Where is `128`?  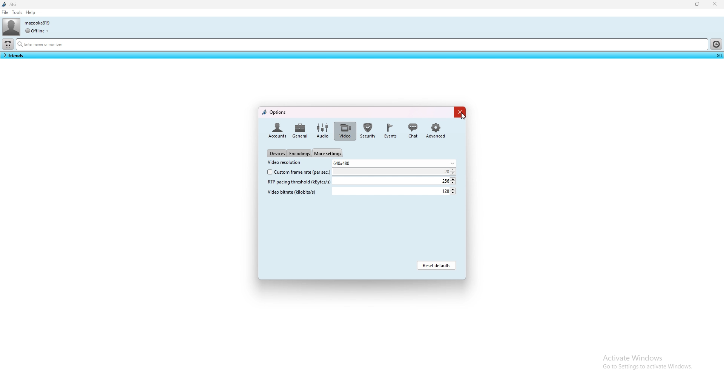 128 is located at coordinates (394, 191).